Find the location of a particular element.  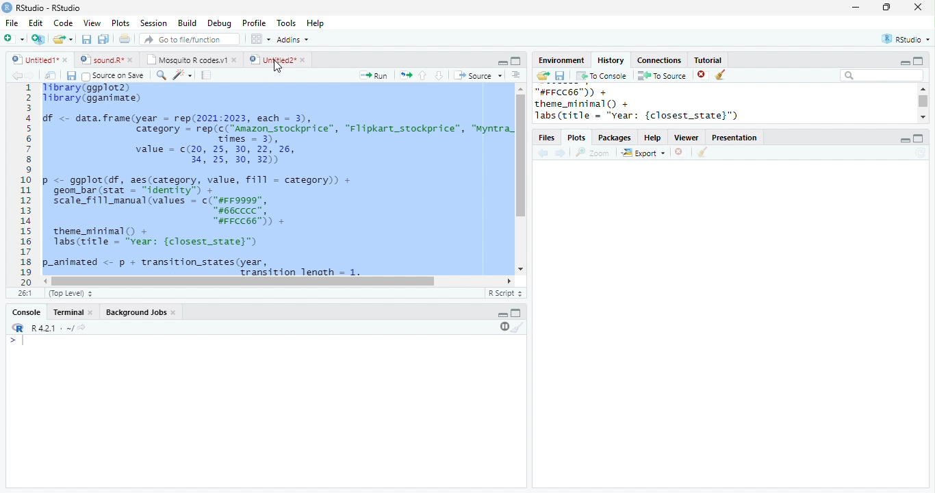

R.4.2.1 . ~ is located at coordinates (51, 327).